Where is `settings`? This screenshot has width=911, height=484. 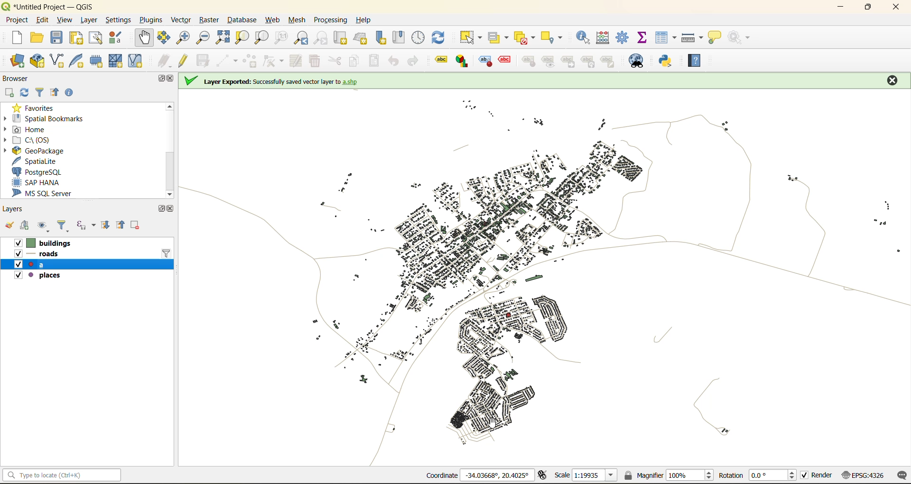
settings is located at coordinates (120, 18).